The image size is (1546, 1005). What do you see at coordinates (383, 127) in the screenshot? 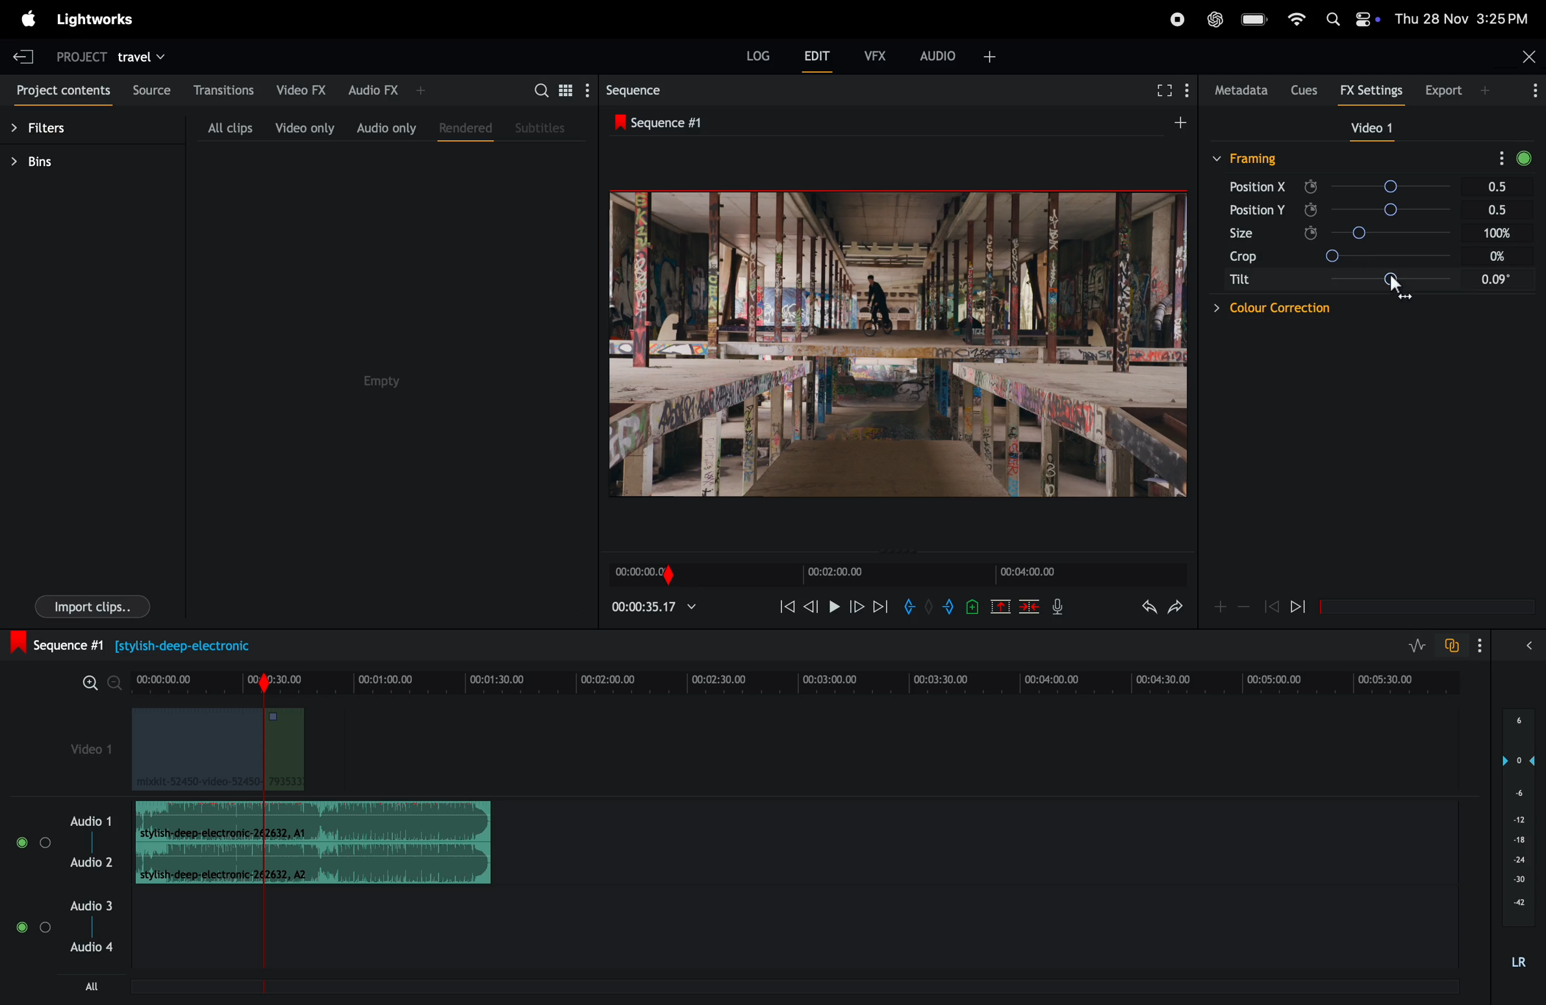
I see `audio only` at bounding box center [383, 127].